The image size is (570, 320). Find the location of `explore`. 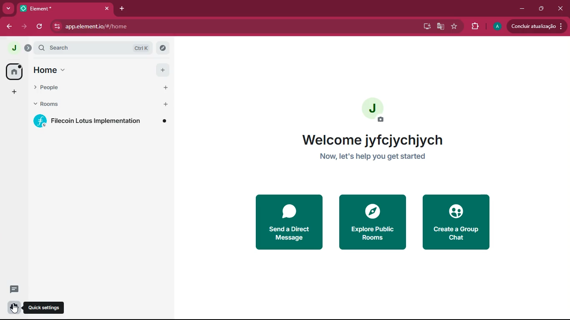

explore is located at coordinates (162, 48).